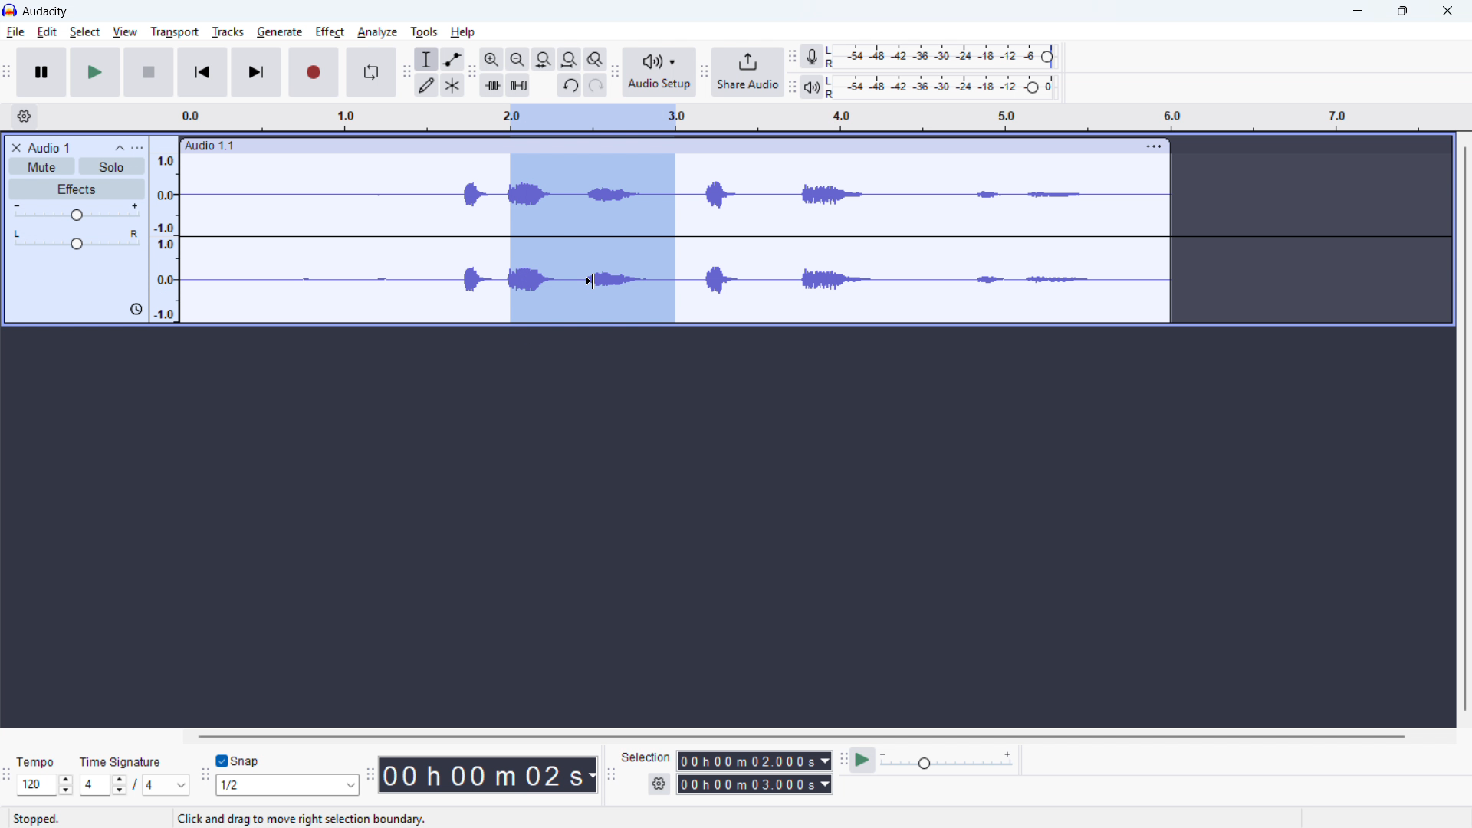  Describe the element at coordinates (205, 777) in the screenshot. I see `Snapping toolbar ` at that location.